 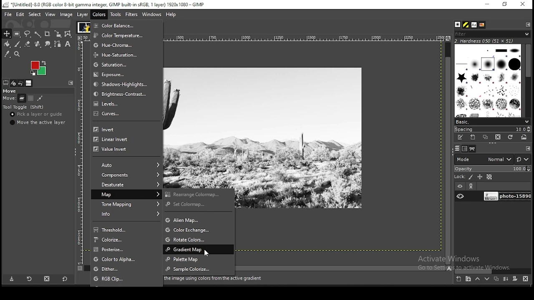 What do you see at coordinates (30, 278) in the screenshot?
I see `reload tool preset` at bounding box center [30, 278].